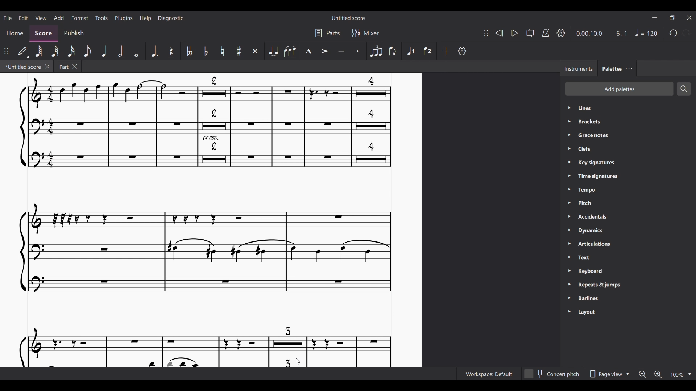  What do you see at coordinates (43, 34) in the screenshot?
I see `Score, current section highlighted` at bounding box center [43, 34].